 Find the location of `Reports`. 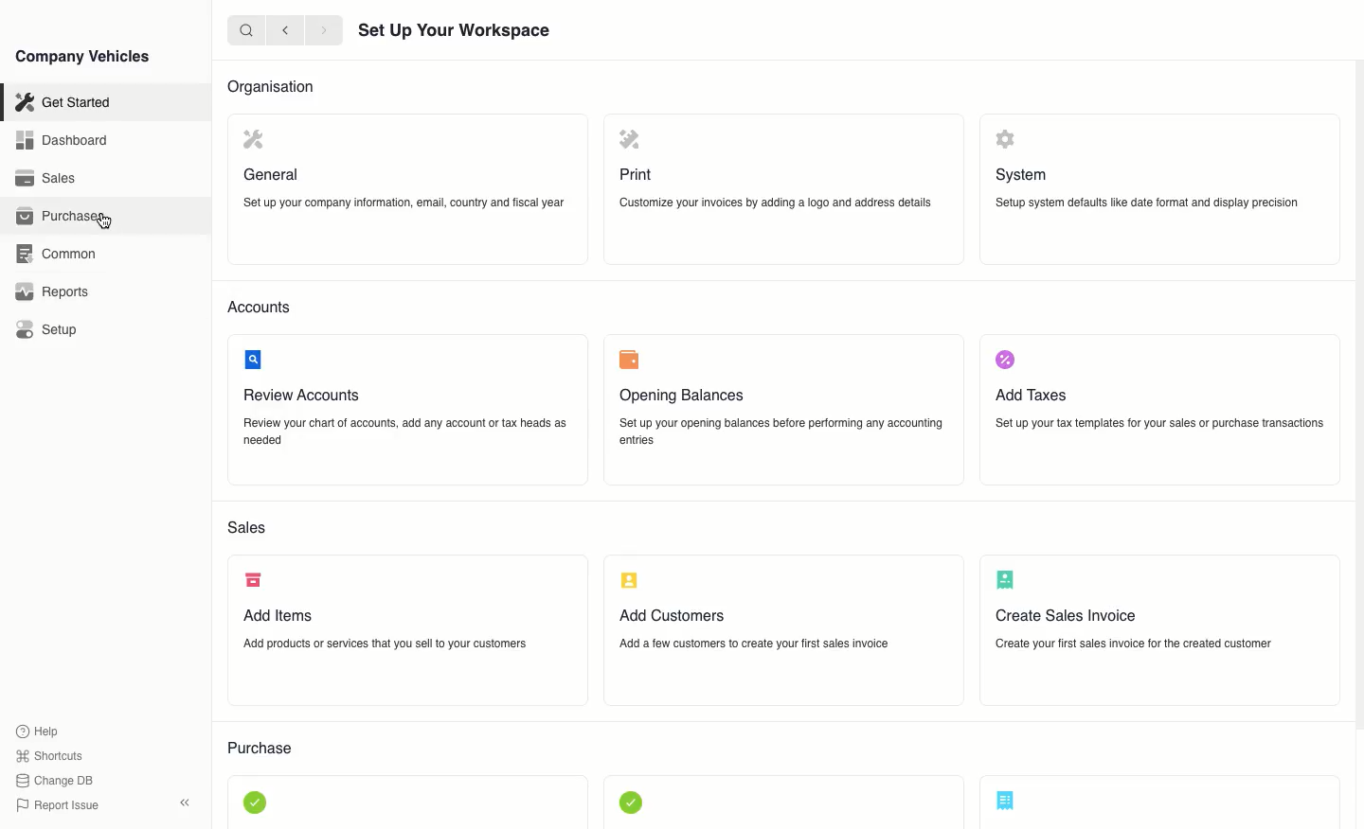

Reports is located at coordinates (50, 293).